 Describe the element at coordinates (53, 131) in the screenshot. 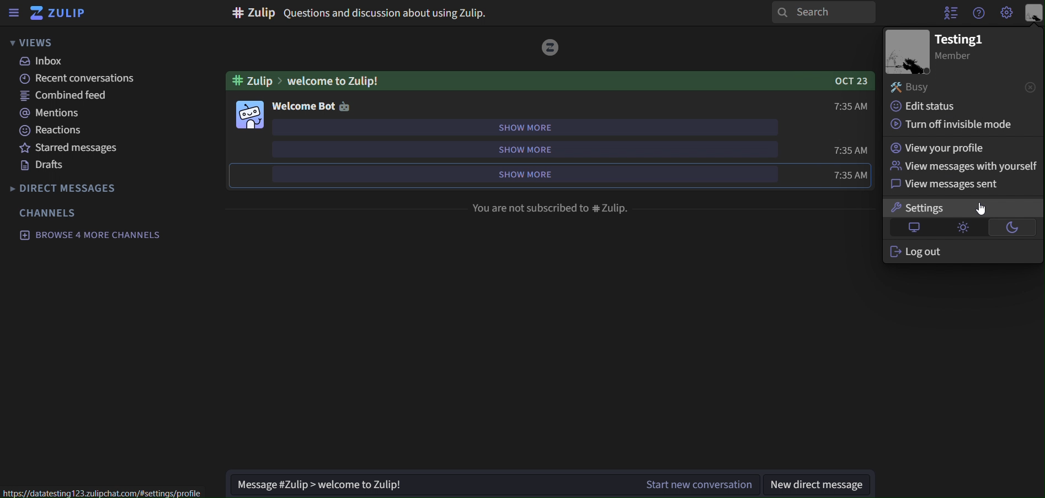

I see `reactions` at that location.